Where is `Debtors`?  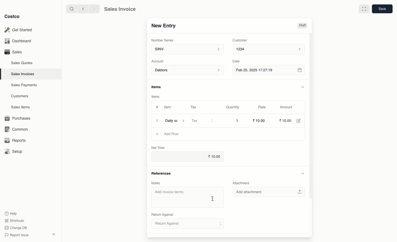 Debtors is located at coordinates (188, 70).